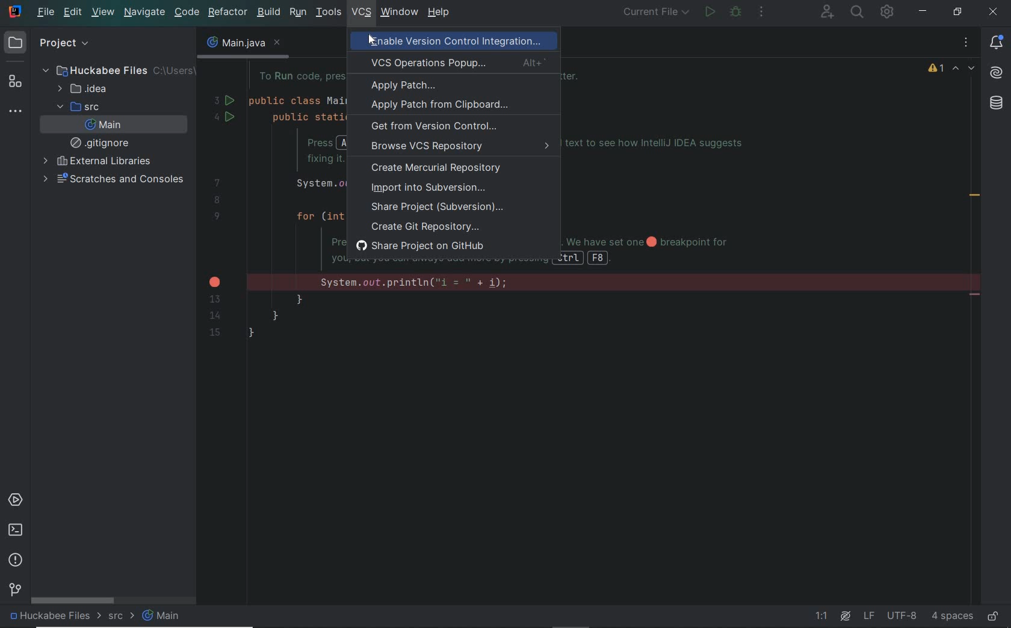 This screenshot has width=1011, height=628. Describe the element at coordinates (443, 208) in the screenshot. I see `share project (subversion)` at that location.